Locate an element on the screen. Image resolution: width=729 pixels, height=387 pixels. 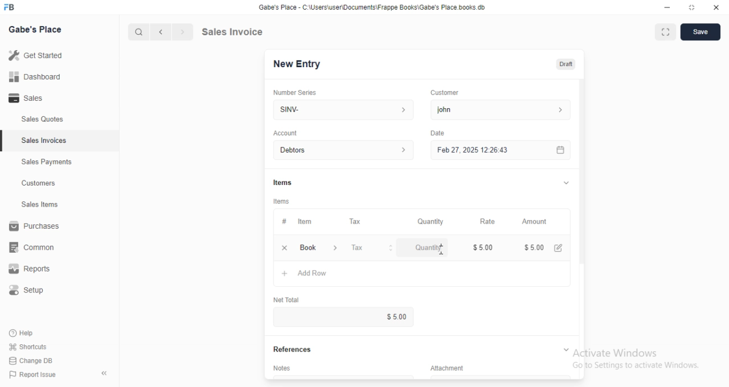
Expand is located at coordinates (692, 8).